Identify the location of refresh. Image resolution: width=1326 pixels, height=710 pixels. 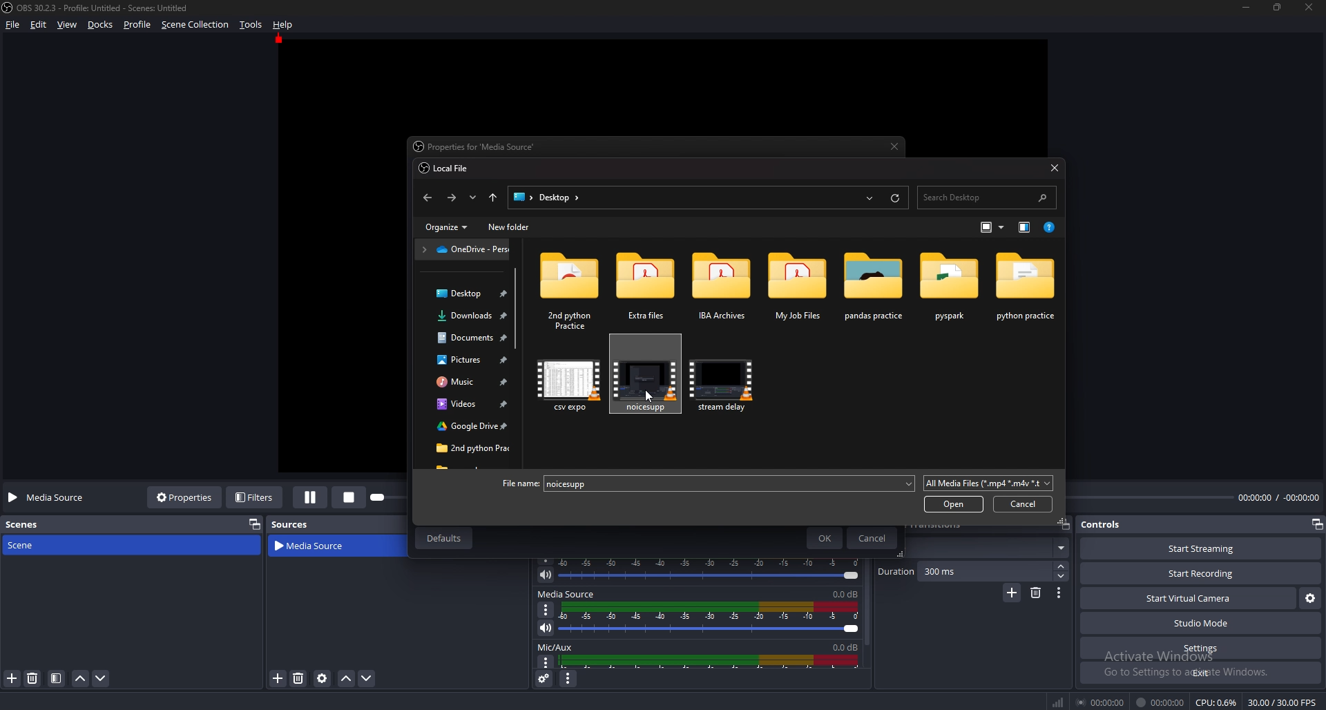
(895, 198).